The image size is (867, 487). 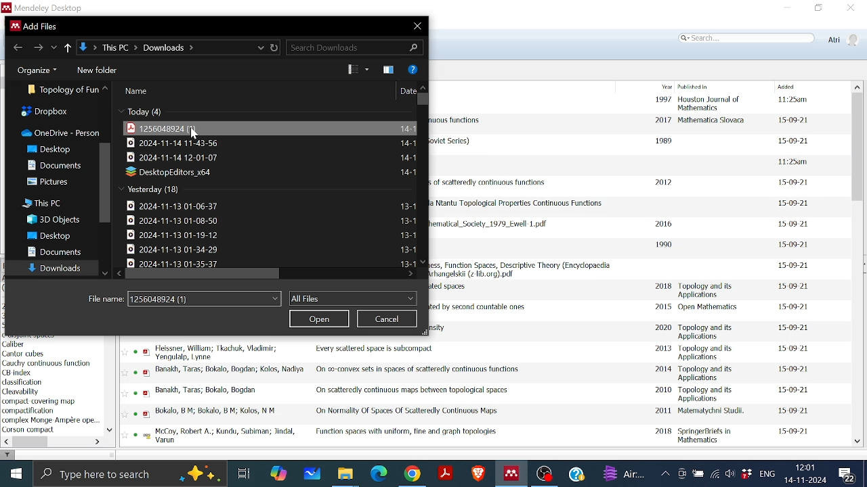 What do you see at coordinates (104, 271) in the screenshot?
I see `Move down all folders` at bounding box center [104, 271].